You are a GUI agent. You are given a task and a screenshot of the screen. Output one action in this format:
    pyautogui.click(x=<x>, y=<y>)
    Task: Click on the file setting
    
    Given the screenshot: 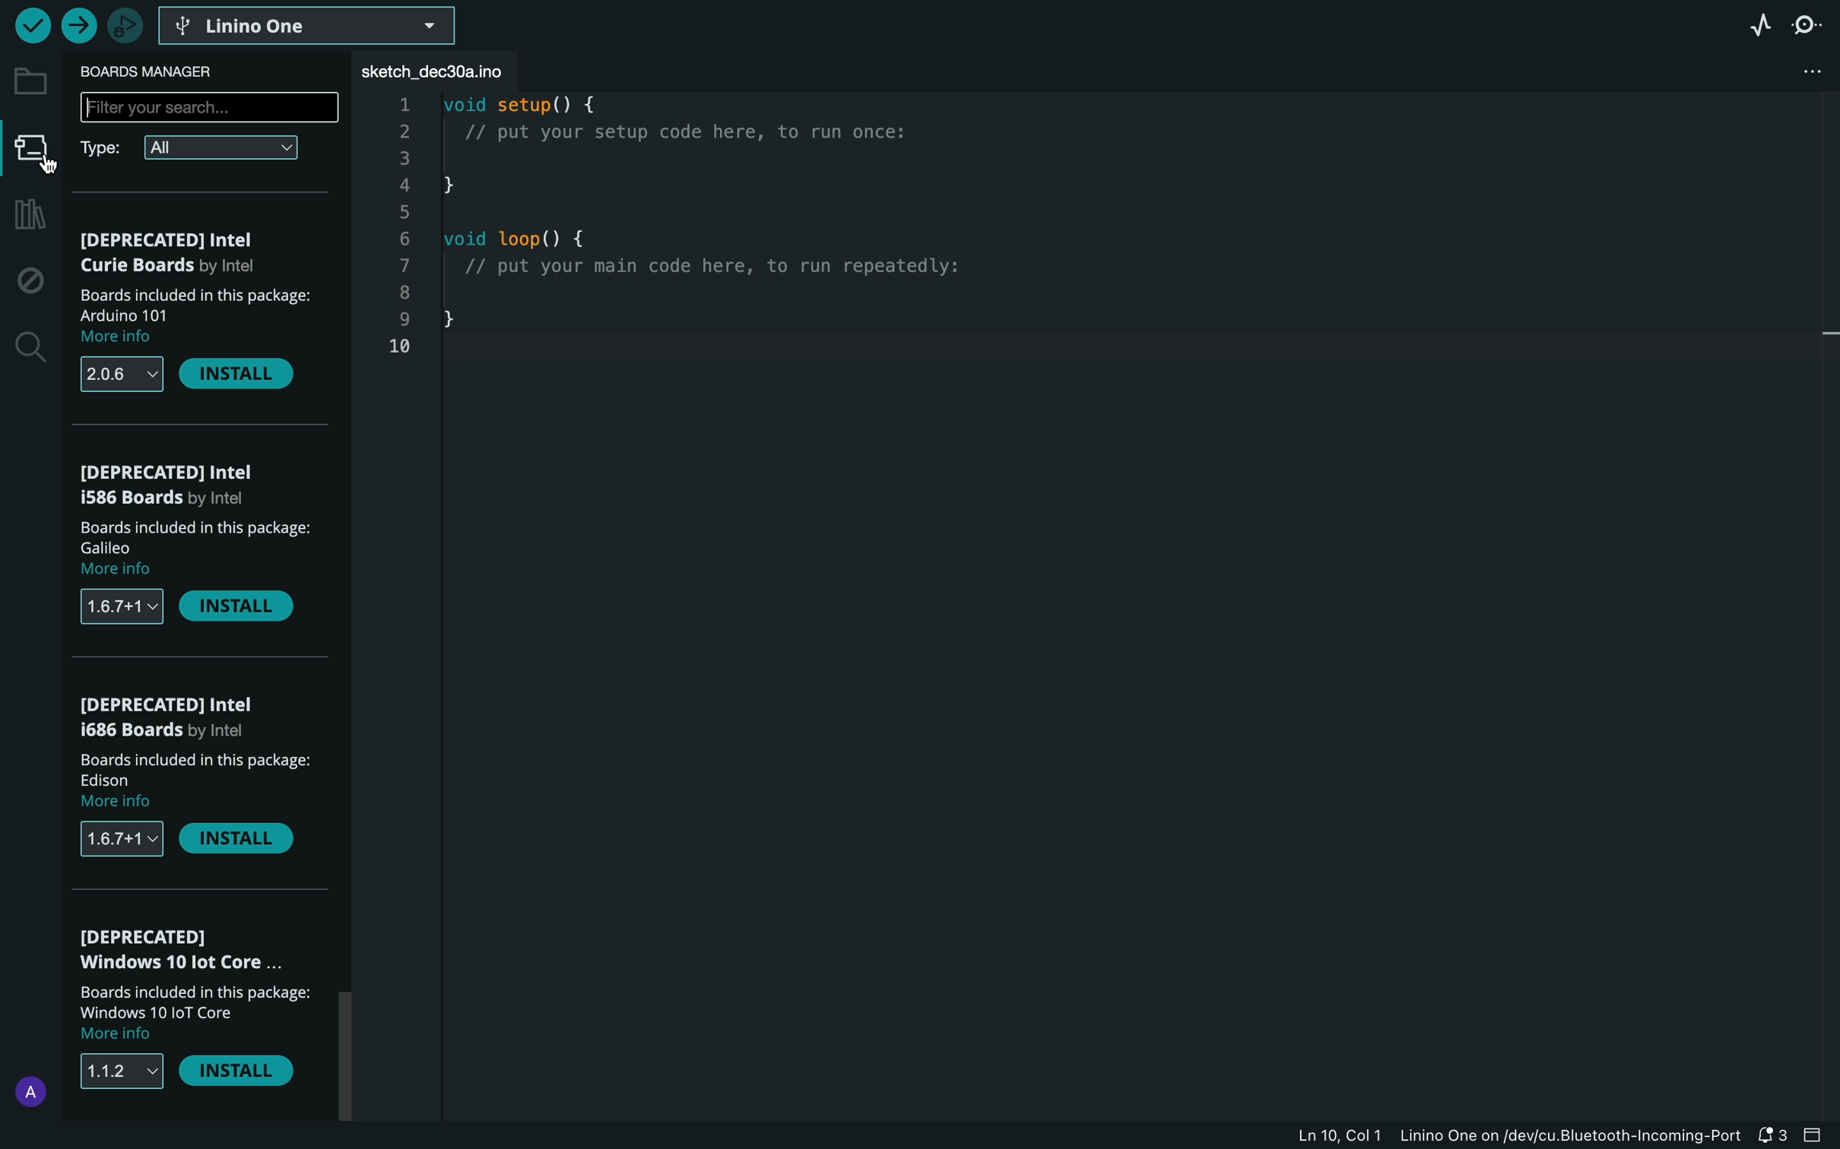 What is the action you would take?
    pyautogui.click(x=1791, y=73)
    